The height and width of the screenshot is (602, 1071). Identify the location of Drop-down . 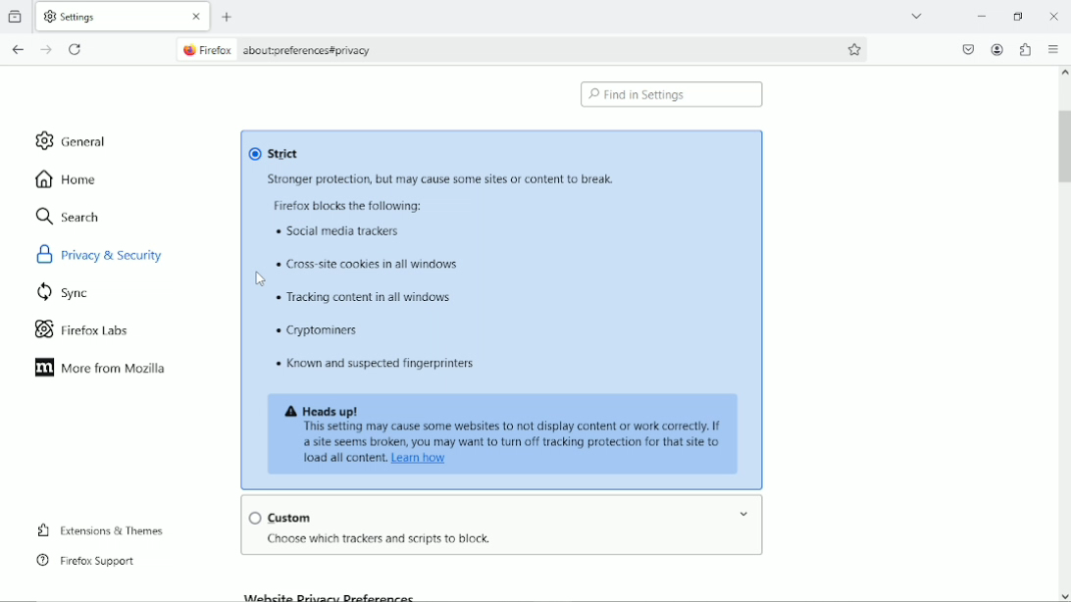
(744, 514).